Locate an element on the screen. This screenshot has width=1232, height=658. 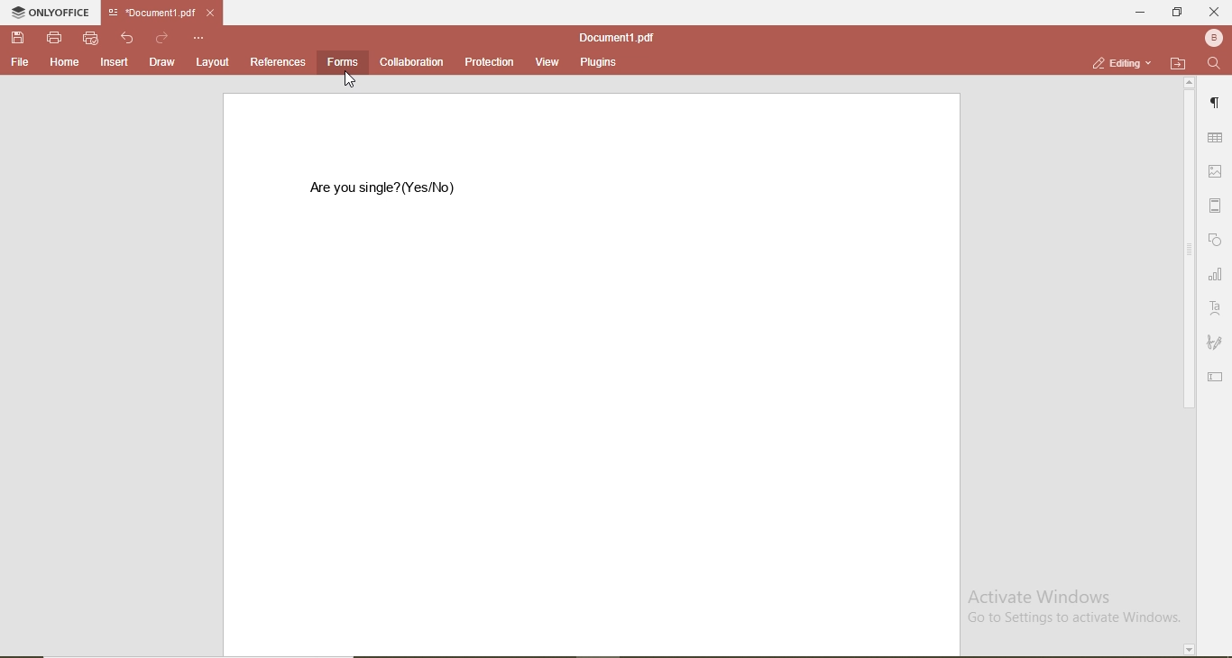
layout is located at coordinates (210, 62).